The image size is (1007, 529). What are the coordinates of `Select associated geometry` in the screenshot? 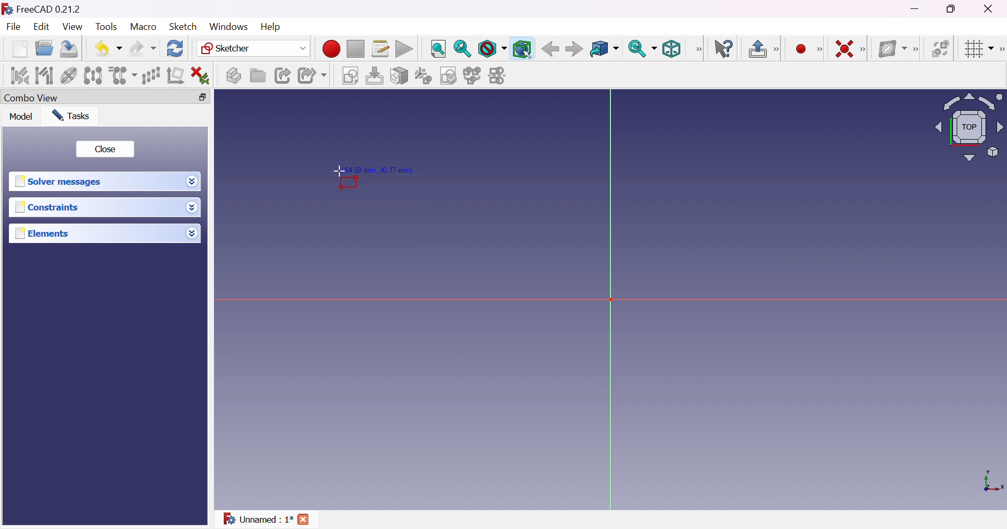 It's located at (44, 76).